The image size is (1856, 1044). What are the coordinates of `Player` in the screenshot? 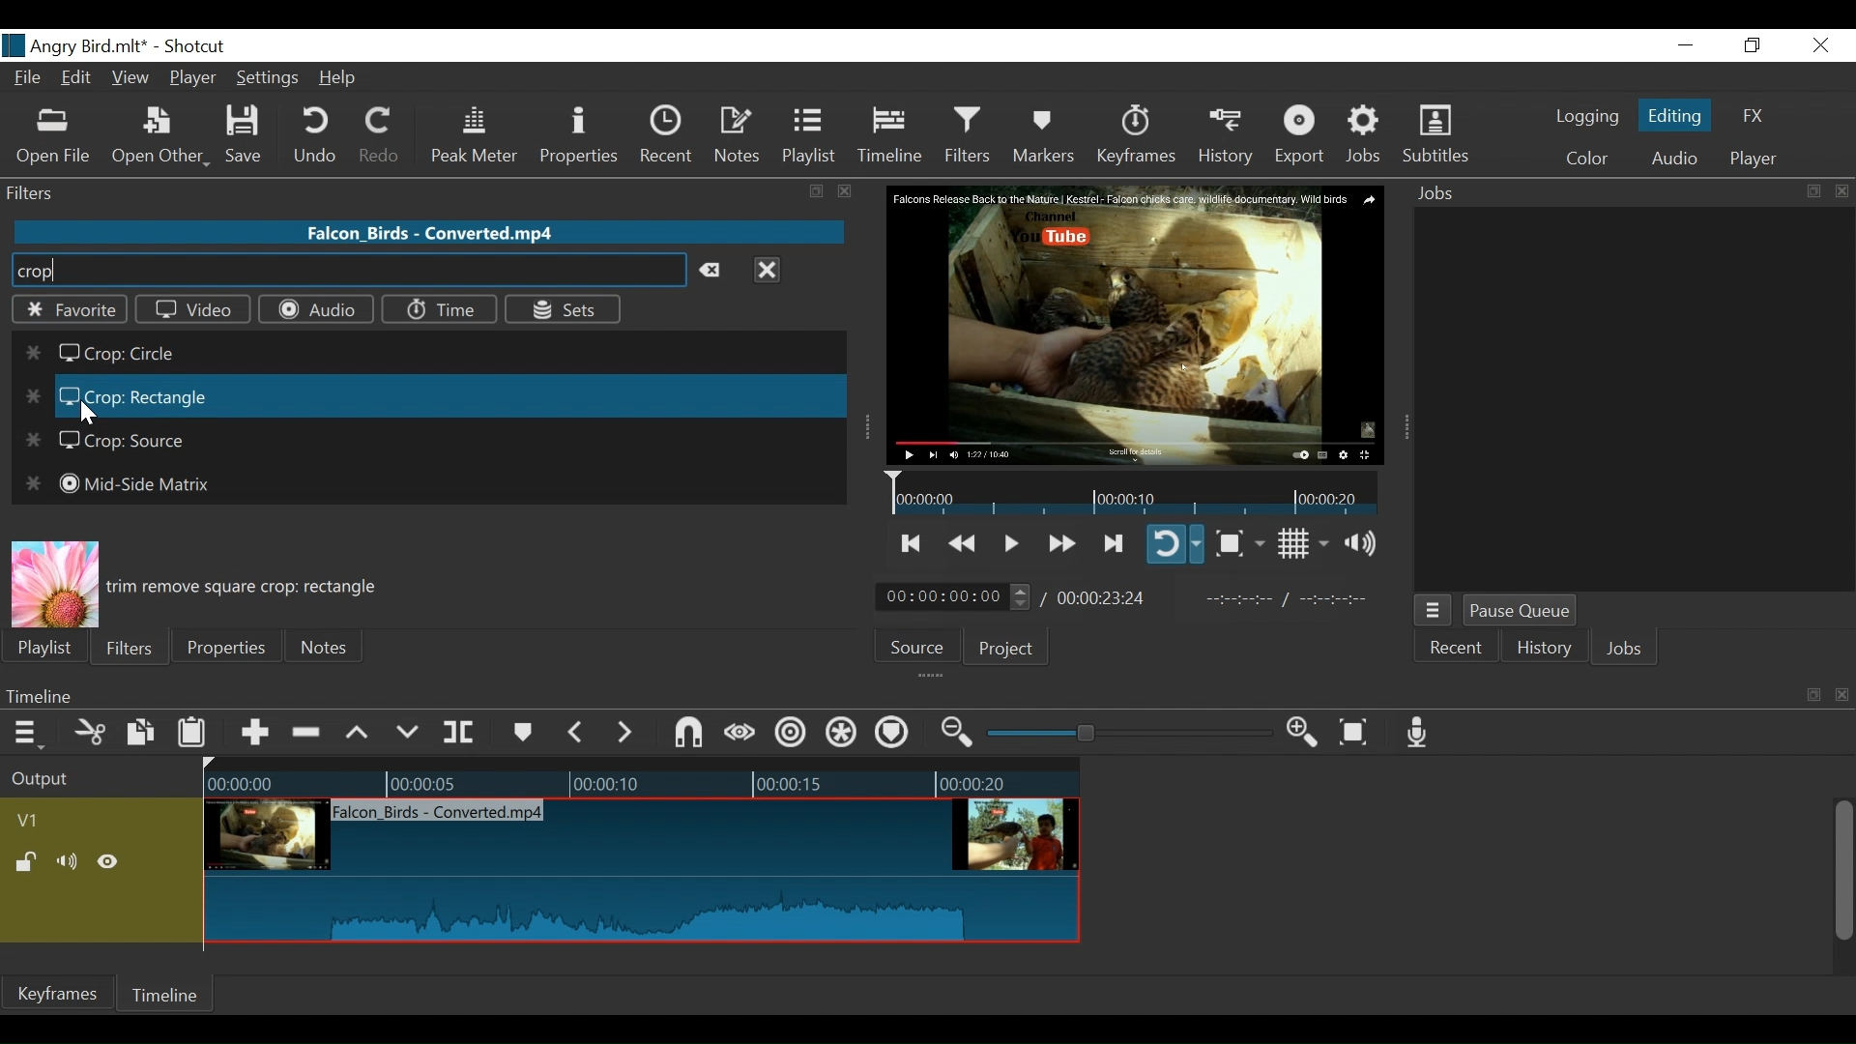 It's located at (194, 80).